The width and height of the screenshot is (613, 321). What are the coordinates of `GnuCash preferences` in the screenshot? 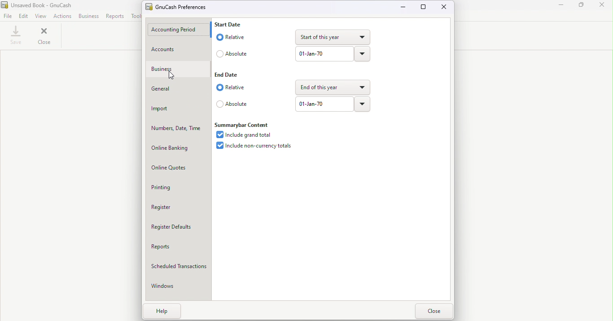 It's located at (178, 7).